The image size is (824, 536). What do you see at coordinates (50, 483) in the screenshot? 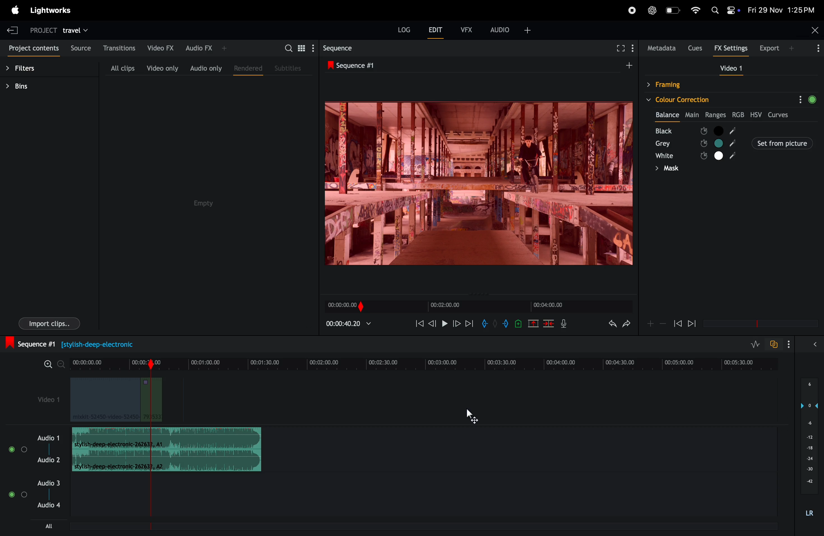
I see `Audio 3` at bounding box center [50, 483].